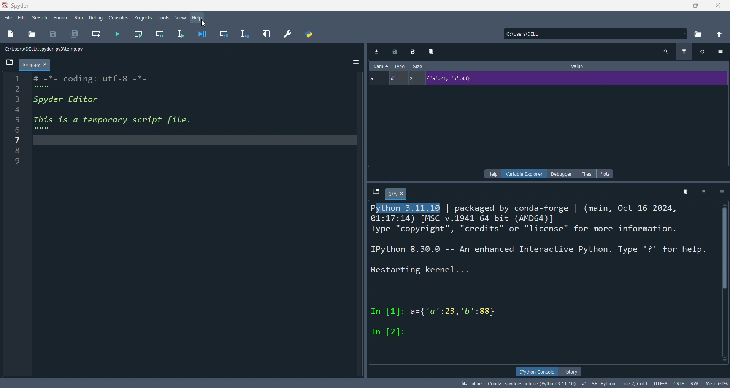 The height and width of the screenshot is (388, 730). What do you see at coordinates (665, 52) in the screenshot?
I see `Search` at bounding box center [665, 52].